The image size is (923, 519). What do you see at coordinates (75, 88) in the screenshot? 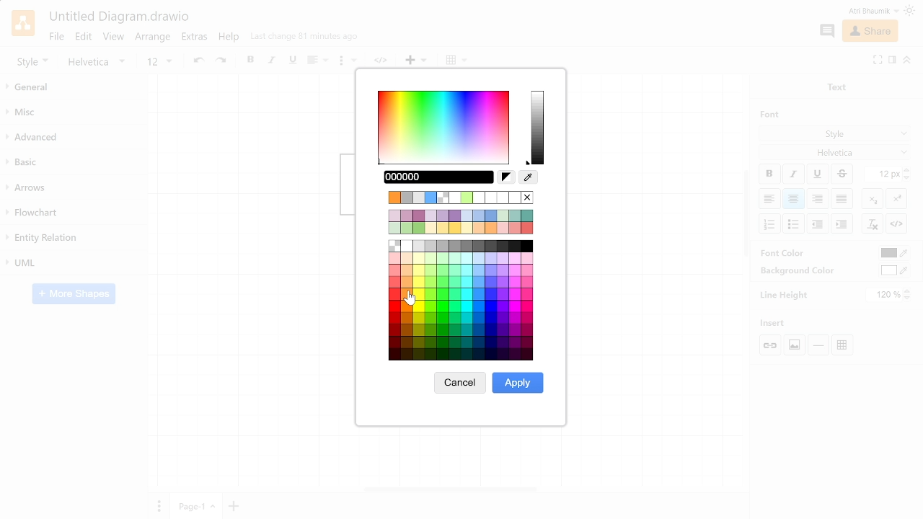
I see `general` at bounding box center [75, 88].